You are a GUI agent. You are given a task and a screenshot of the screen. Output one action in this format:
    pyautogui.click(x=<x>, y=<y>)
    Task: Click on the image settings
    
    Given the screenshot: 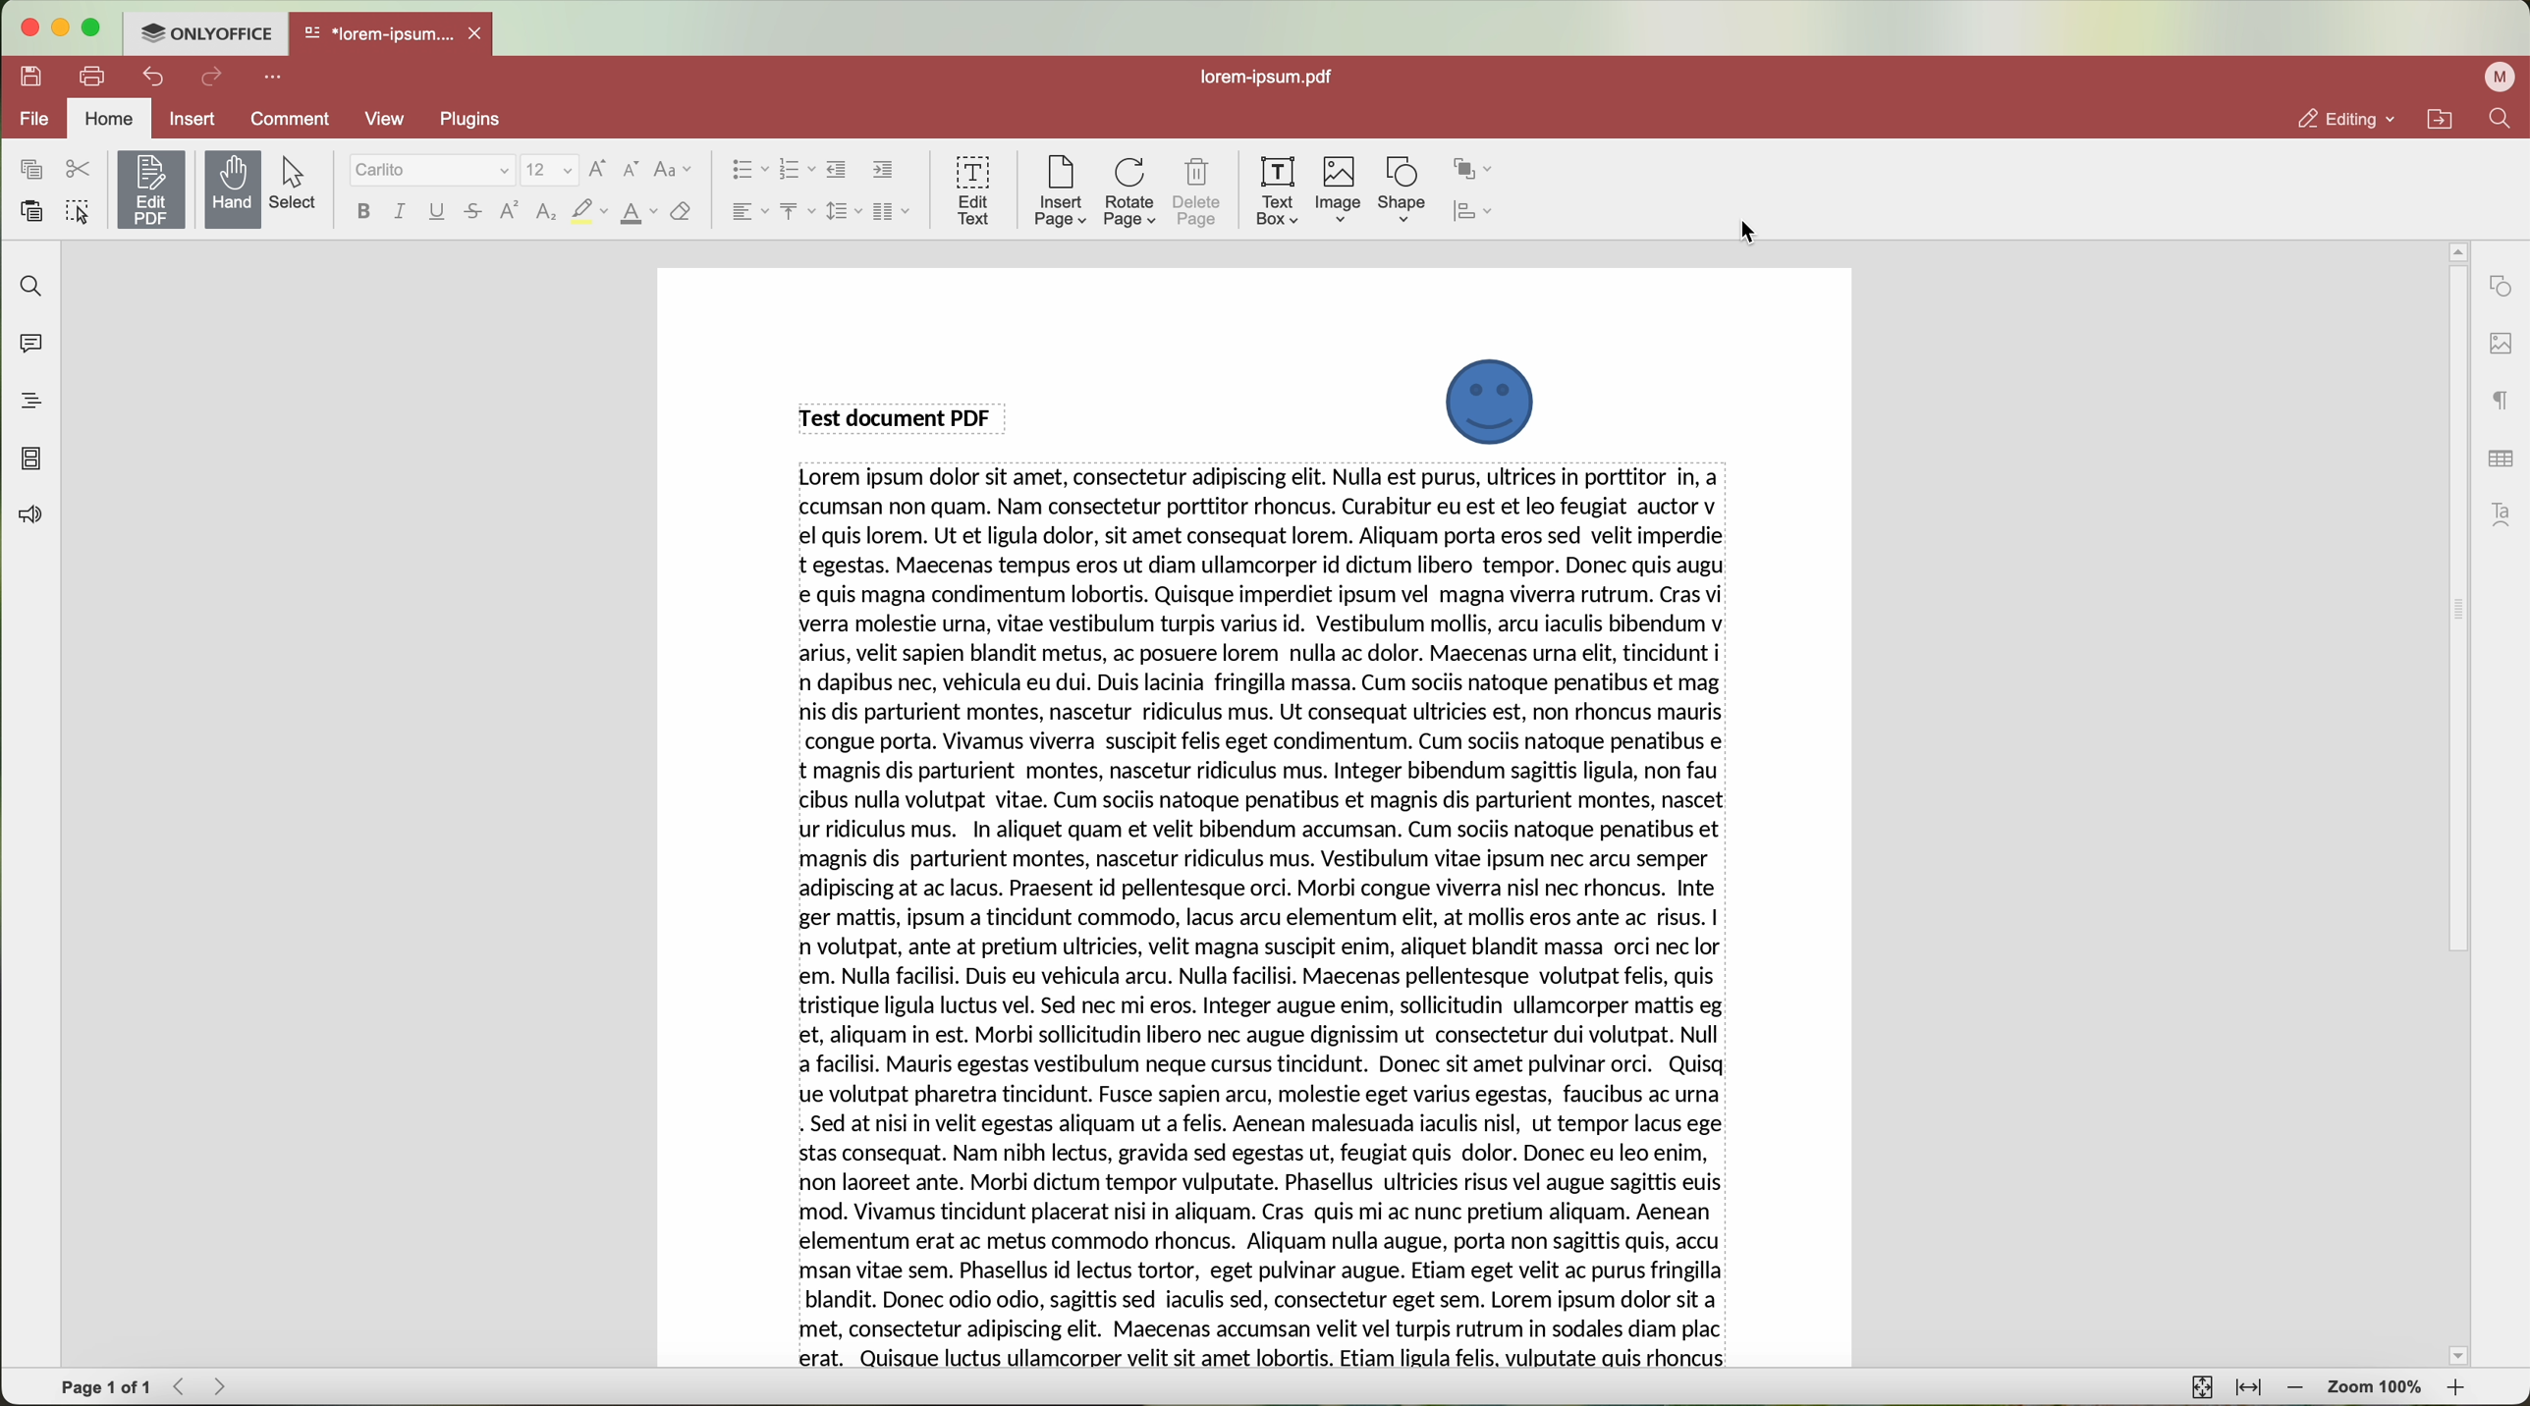 What is the action you would take?
    pyautogui.click(x=2500, y=343)
    